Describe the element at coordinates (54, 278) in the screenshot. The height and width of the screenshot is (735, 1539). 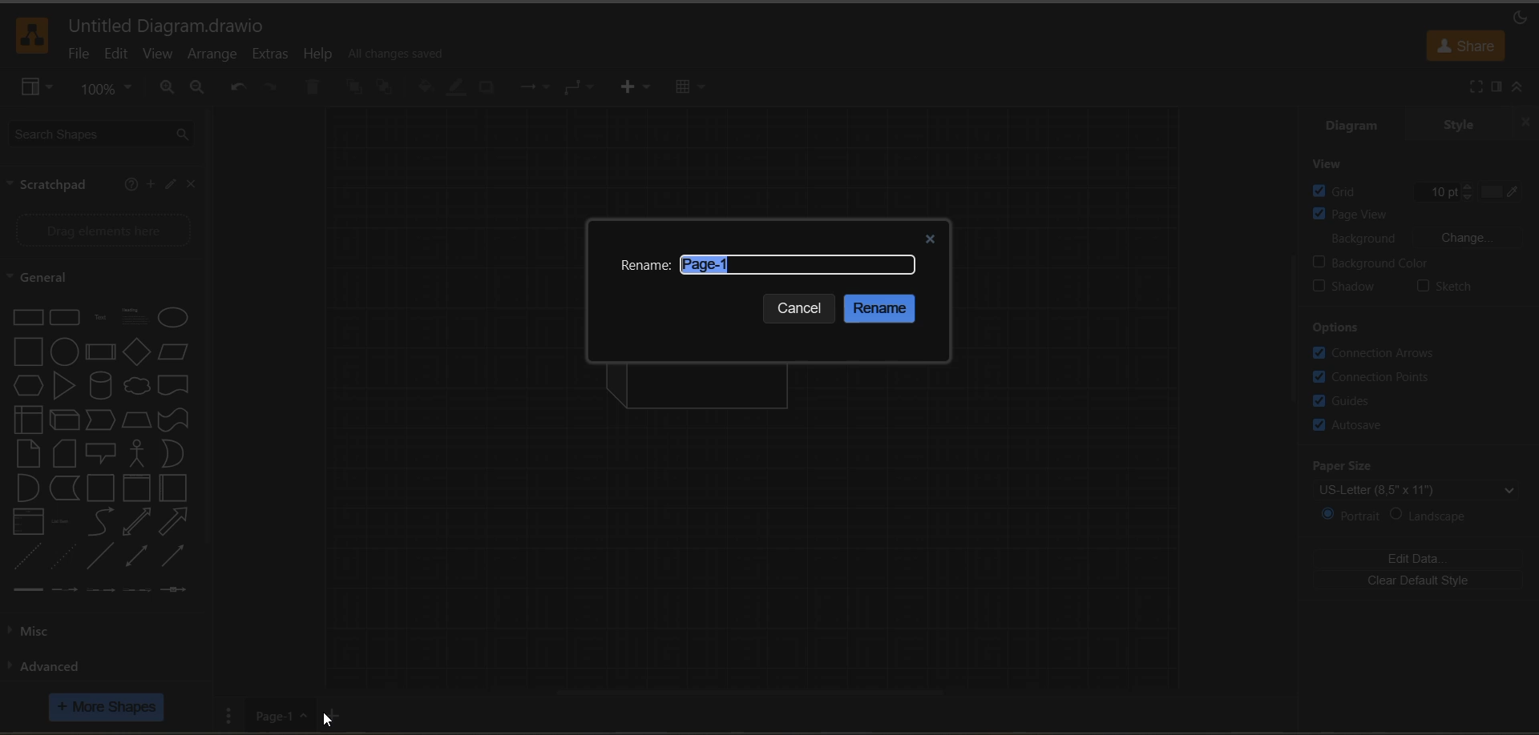
I see `general` at that location.